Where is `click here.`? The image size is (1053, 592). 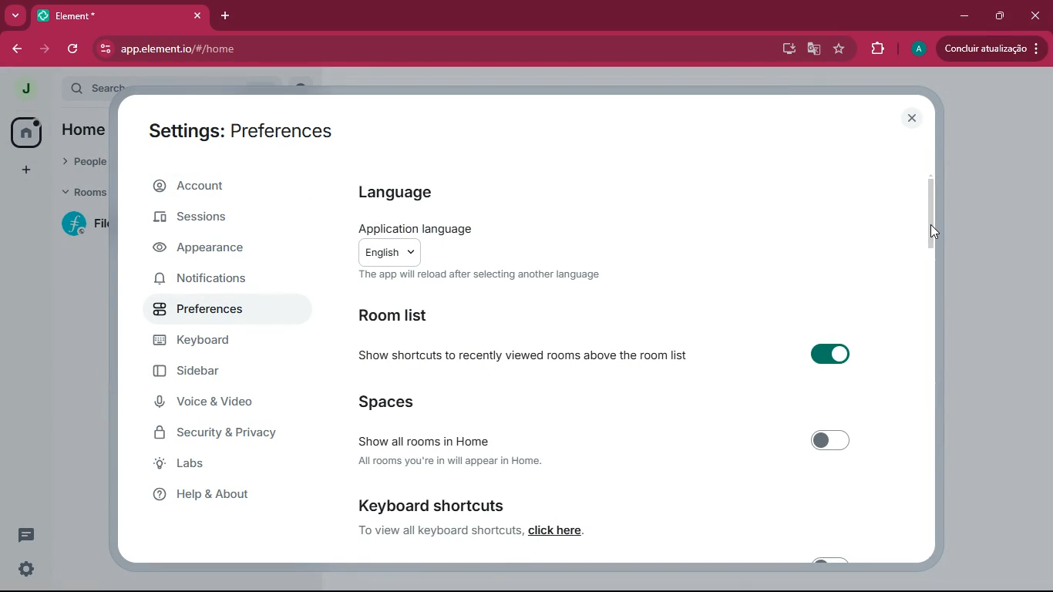
click here. is located at coordinates (557, 530).